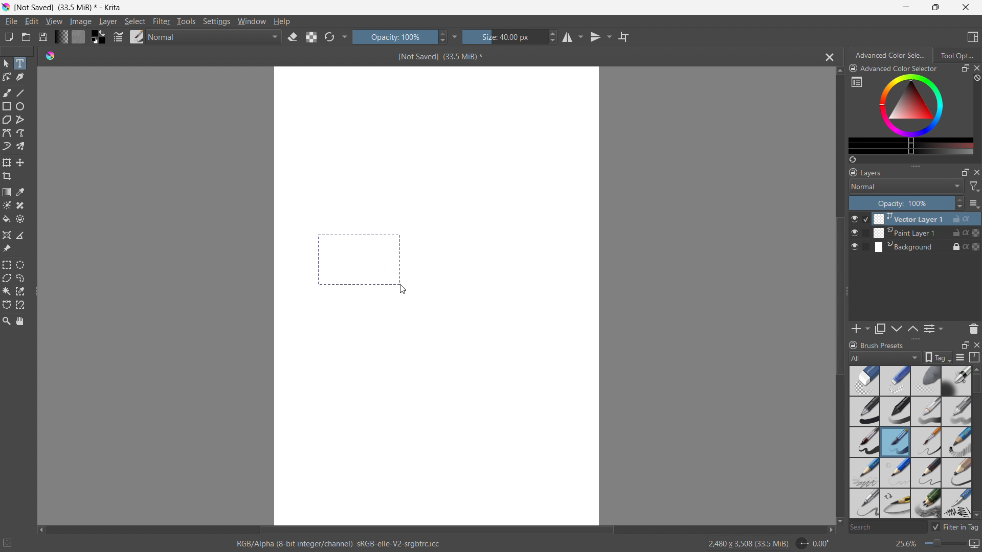 The width and height of the screenshot is (982, 552). Describe the element at coordinates (976, 68) in the screenshot. I see `close` at that location.